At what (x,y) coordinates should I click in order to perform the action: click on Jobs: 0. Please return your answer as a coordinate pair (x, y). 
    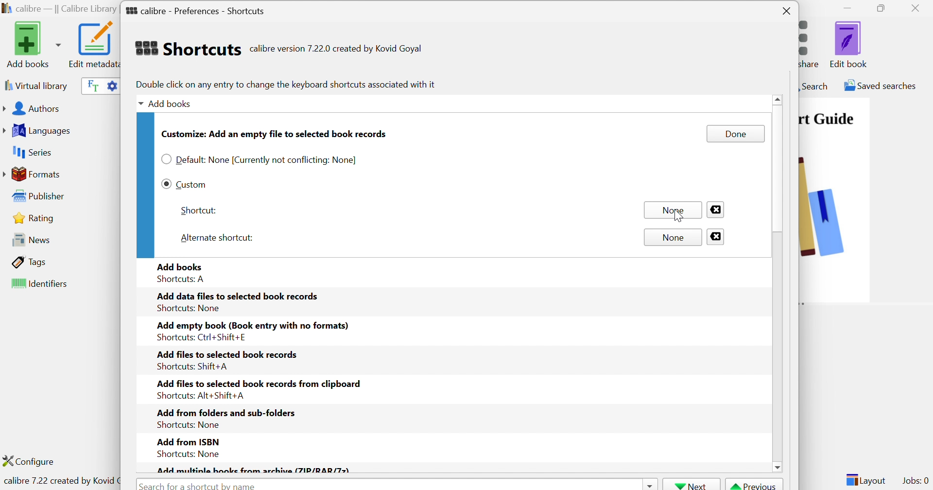
    Looking at the image, I should click on (916, 481).